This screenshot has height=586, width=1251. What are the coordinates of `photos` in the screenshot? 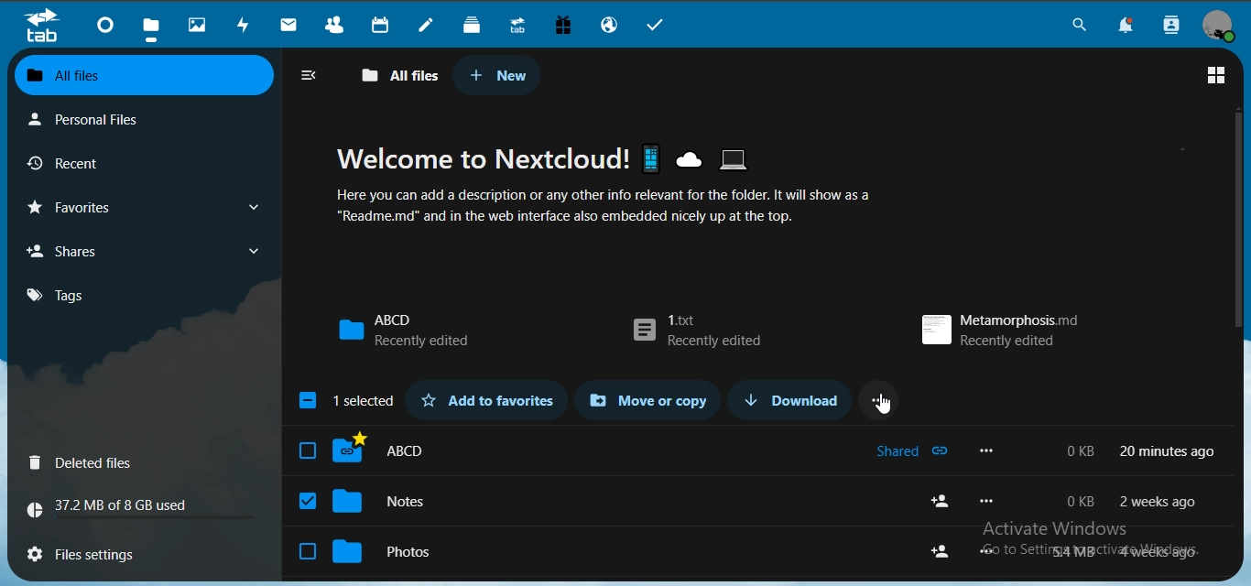 It's located at (197, 23).